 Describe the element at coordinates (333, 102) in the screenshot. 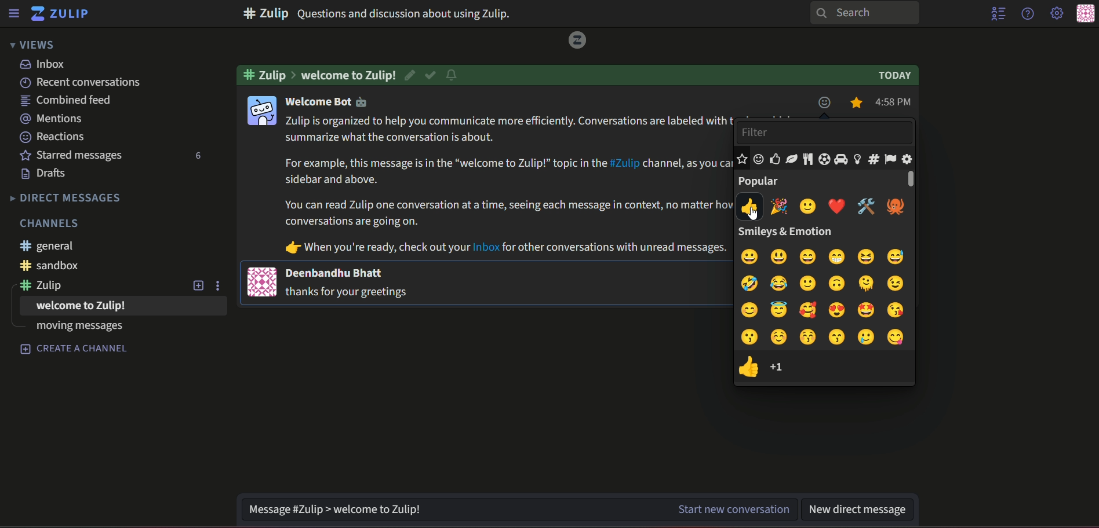

I see `text` at that location.